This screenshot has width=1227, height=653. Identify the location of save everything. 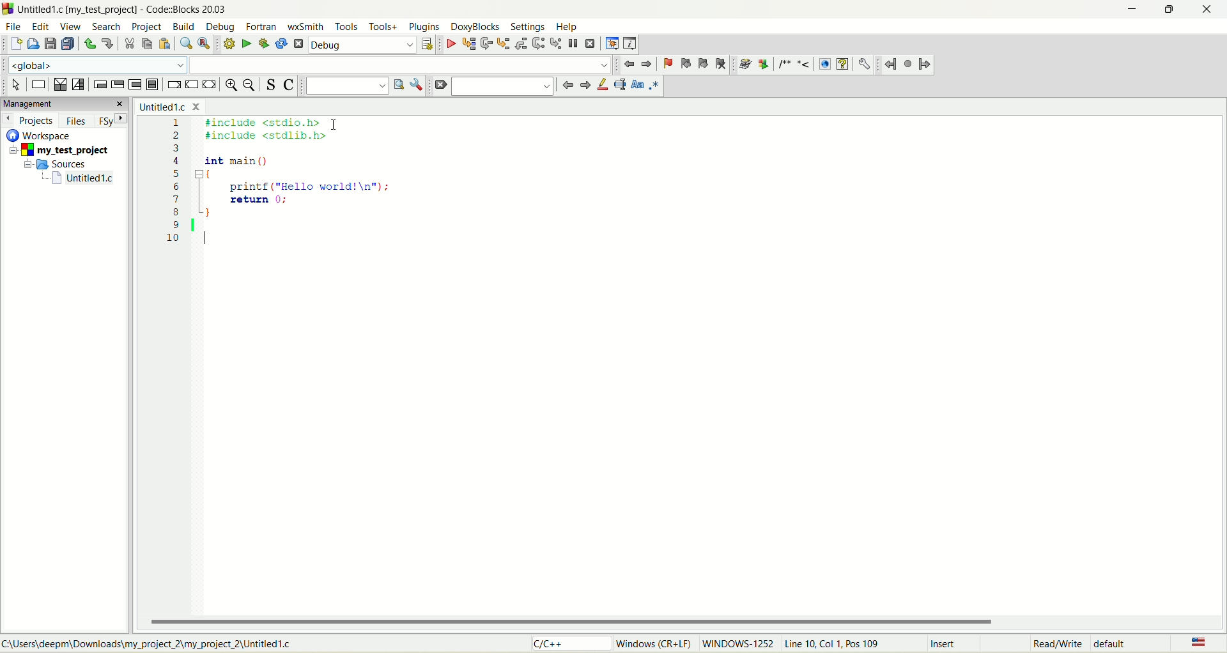
(70, 45).